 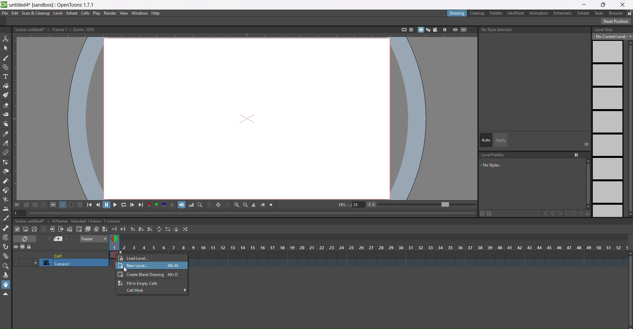 I want to click on column number, so click(x=369, y=248).